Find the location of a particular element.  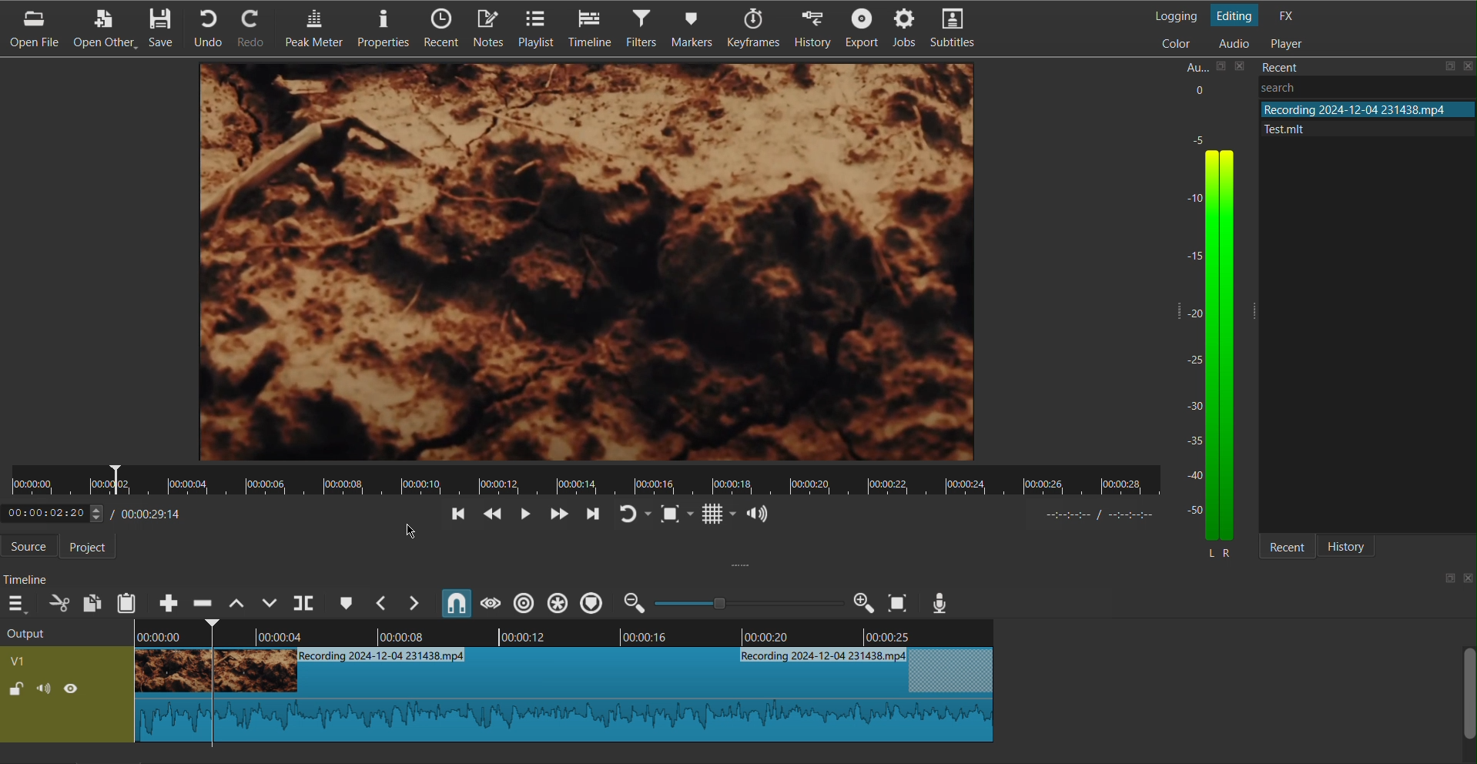

Properties is located at coordinates (380, 29).